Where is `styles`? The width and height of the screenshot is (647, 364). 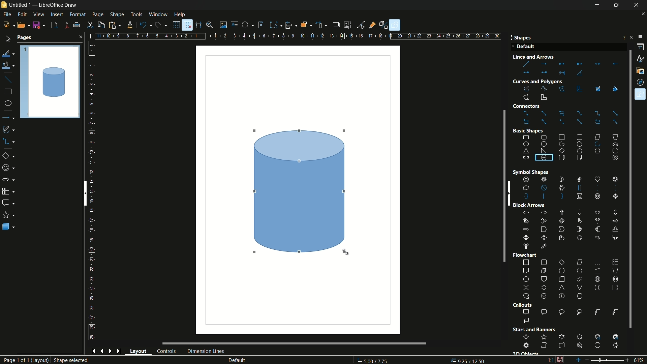 styles is located at coordinates (640, 58).